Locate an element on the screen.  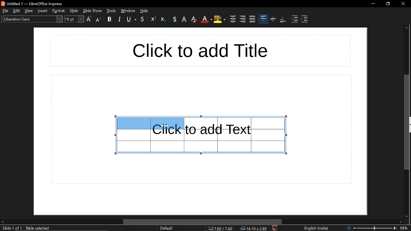
file is located at coordinates (5, 11).